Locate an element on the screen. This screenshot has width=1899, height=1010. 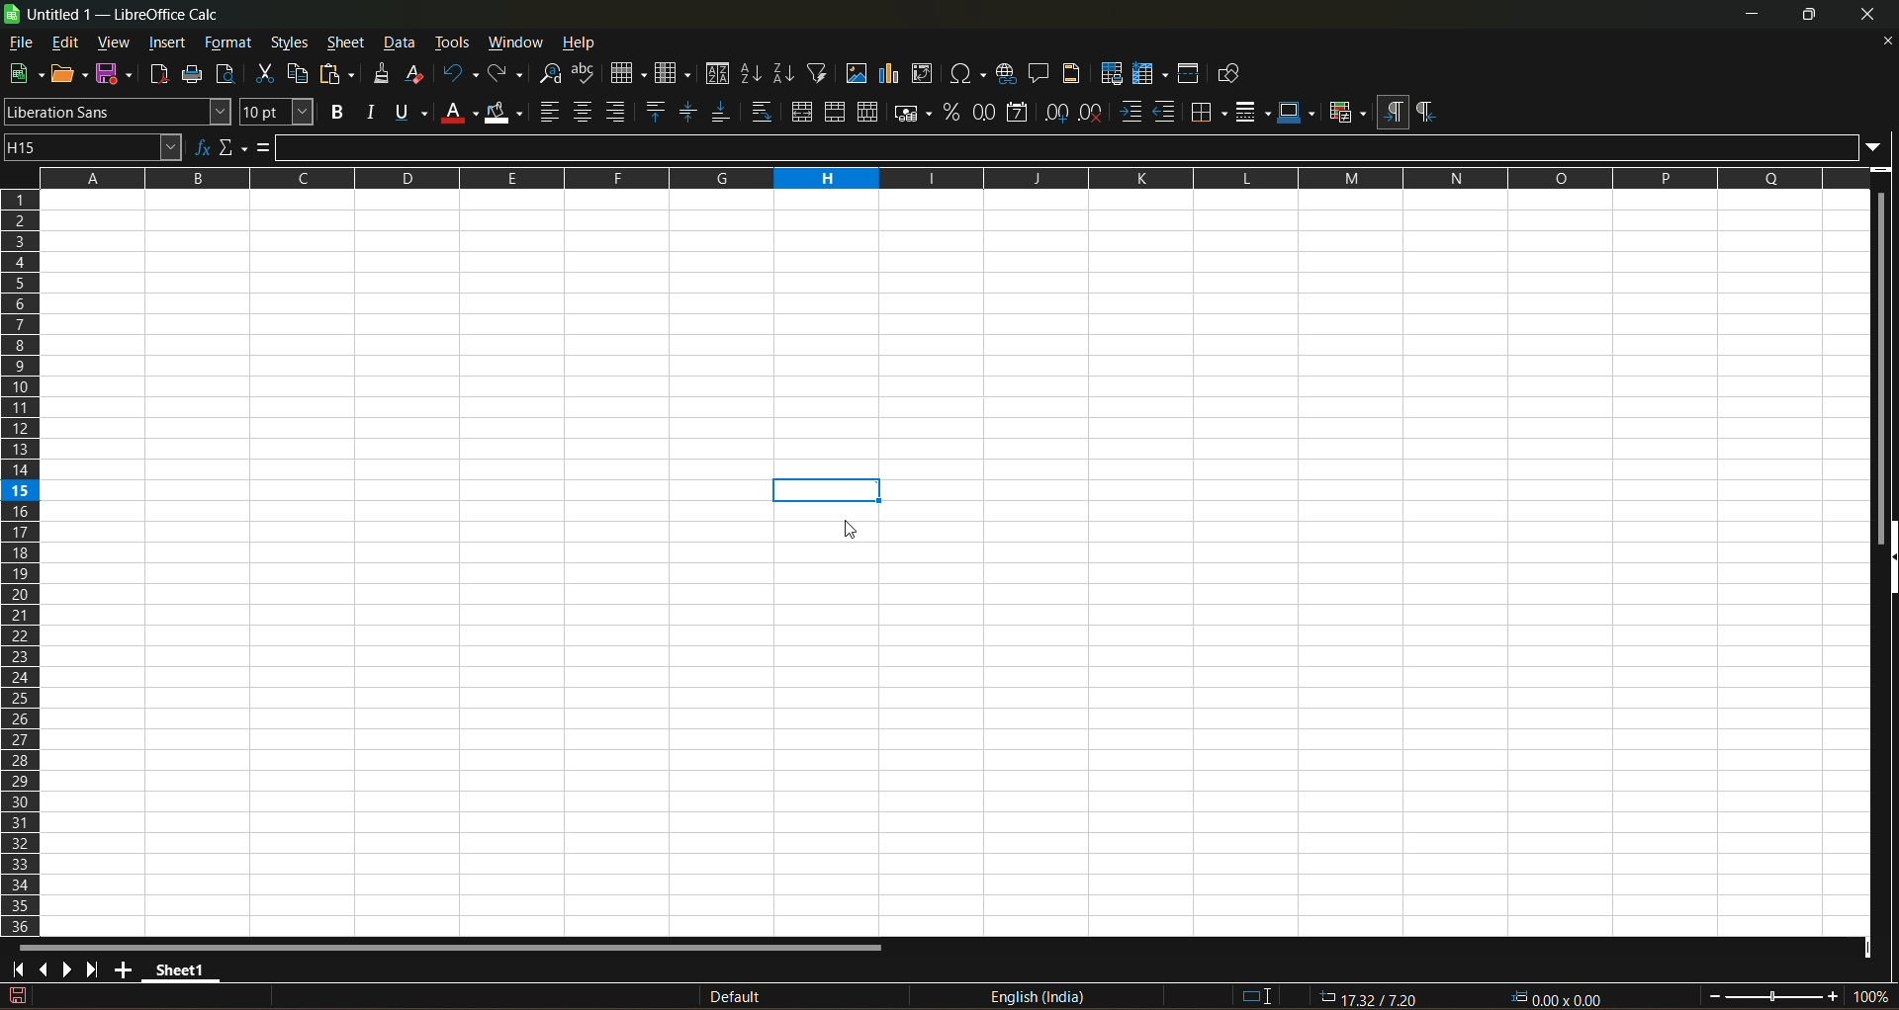
The document has been modified.Click to save the document. is located at coordinates (302, 996).